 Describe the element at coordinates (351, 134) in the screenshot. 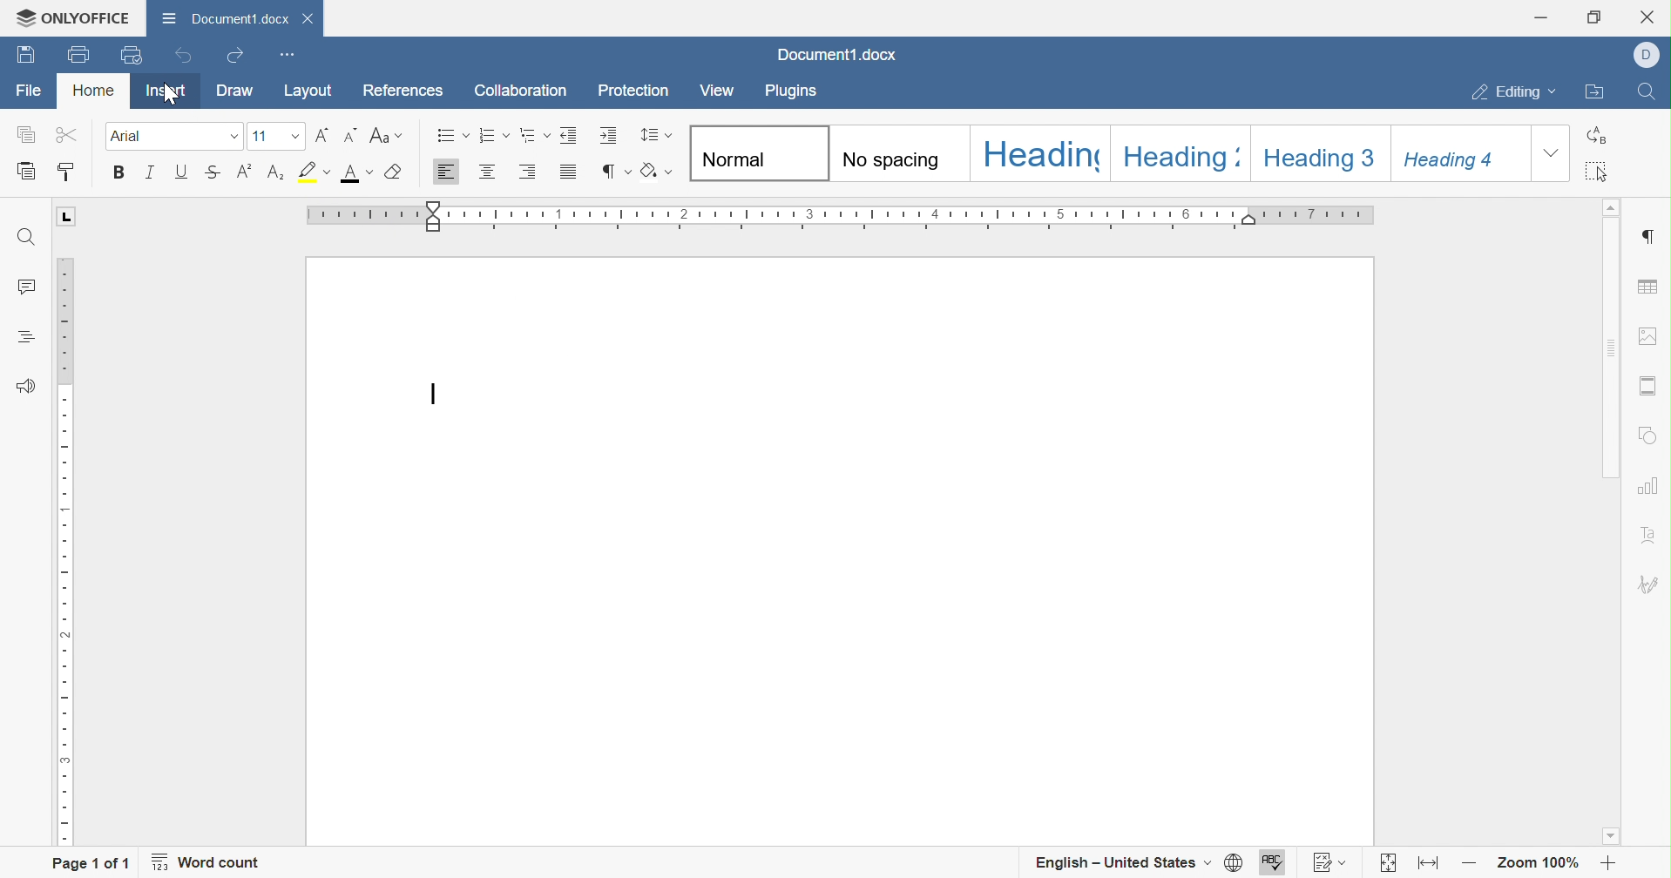

I see `Decrement font size` at that location.